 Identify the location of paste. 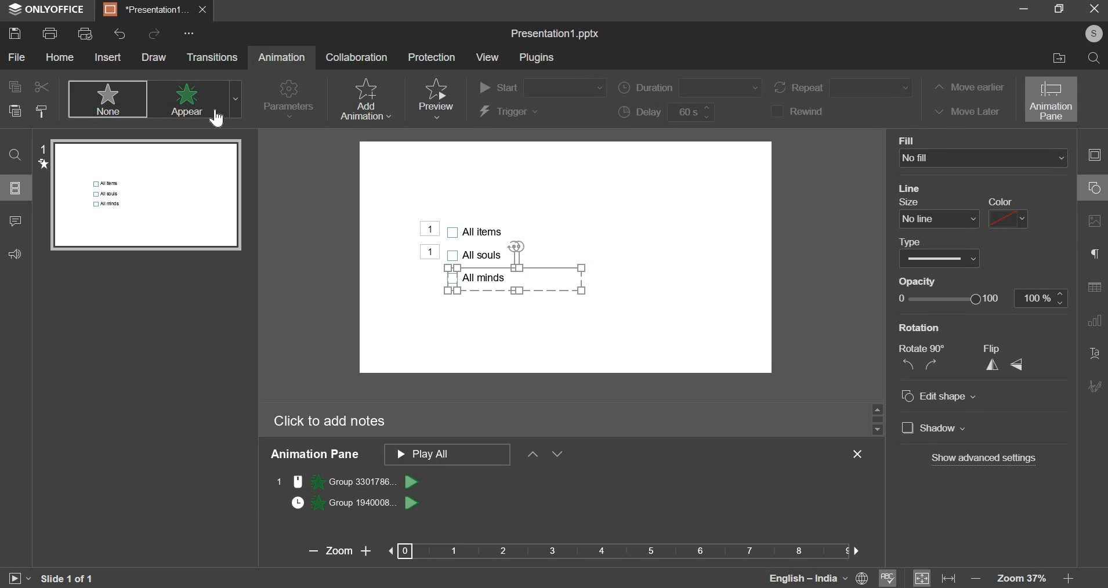
(15, 112).